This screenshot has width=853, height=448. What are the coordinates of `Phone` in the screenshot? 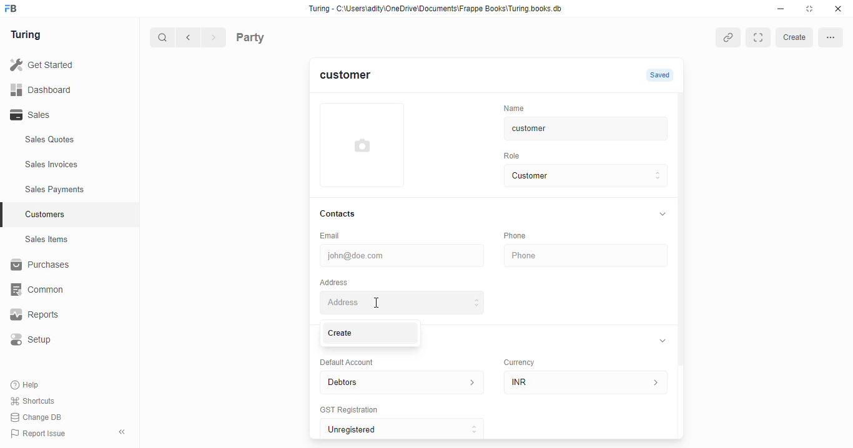 It's located at (513, 235).